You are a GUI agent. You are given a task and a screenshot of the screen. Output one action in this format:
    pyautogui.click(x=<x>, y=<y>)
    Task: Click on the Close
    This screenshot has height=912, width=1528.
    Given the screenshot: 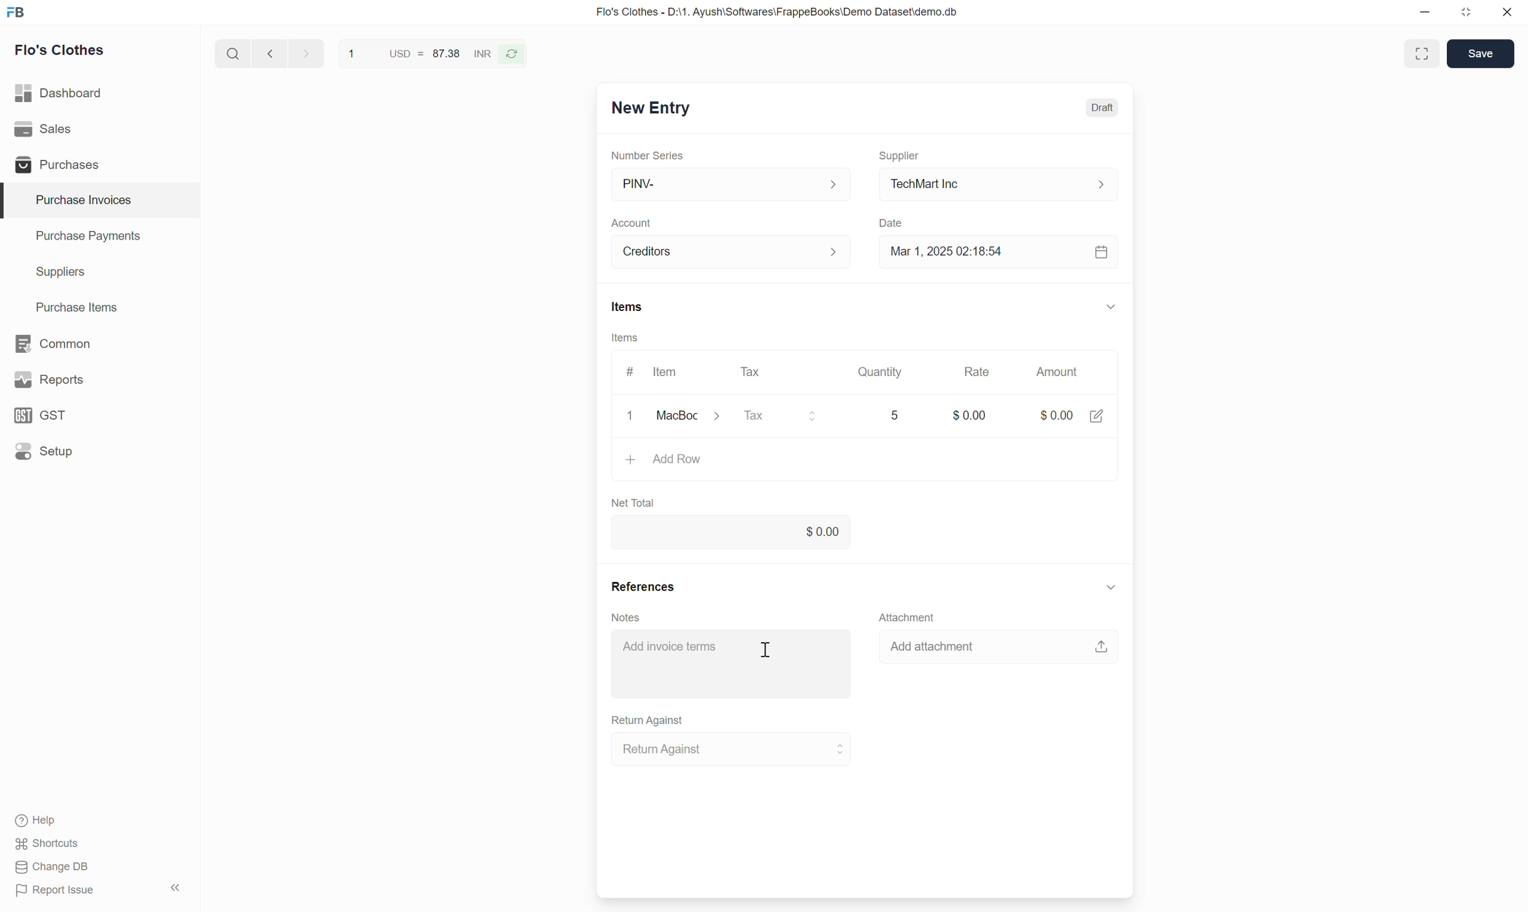 What is the action you would take?
    pyautogui.click(x=1507, y=12)
    